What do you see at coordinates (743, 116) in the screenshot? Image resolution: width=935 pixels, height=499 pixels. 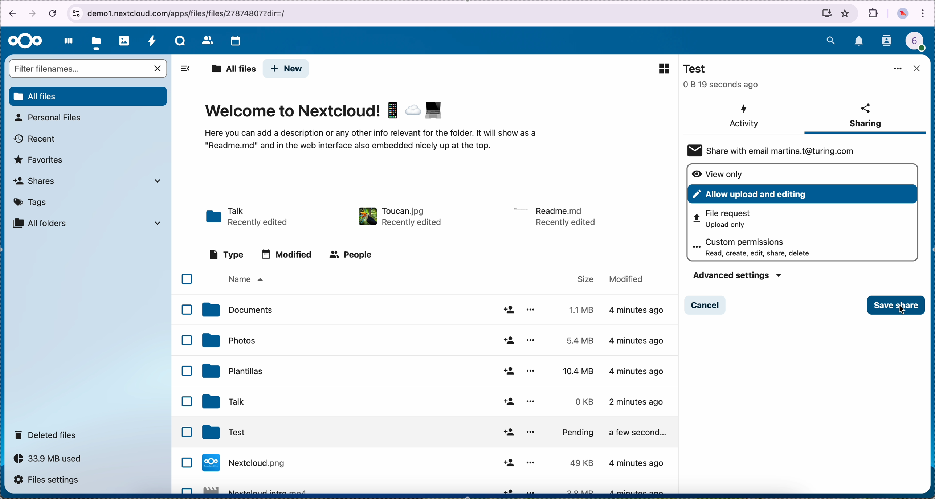 I see `activity` at bounding box center [743, 116].